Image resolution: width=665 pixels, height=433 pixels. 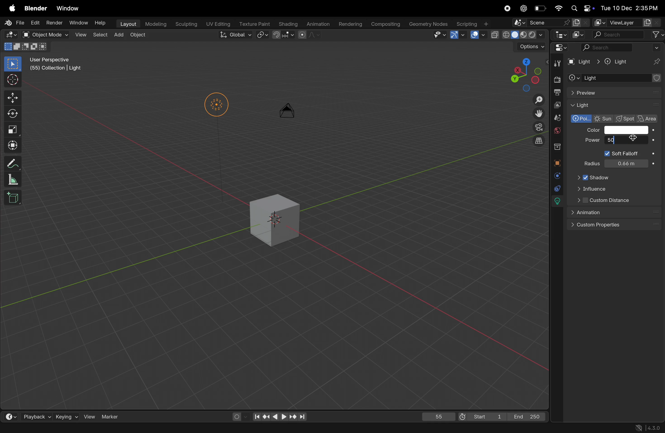 I want to click on 3d cube, so click(x=276, y=217).